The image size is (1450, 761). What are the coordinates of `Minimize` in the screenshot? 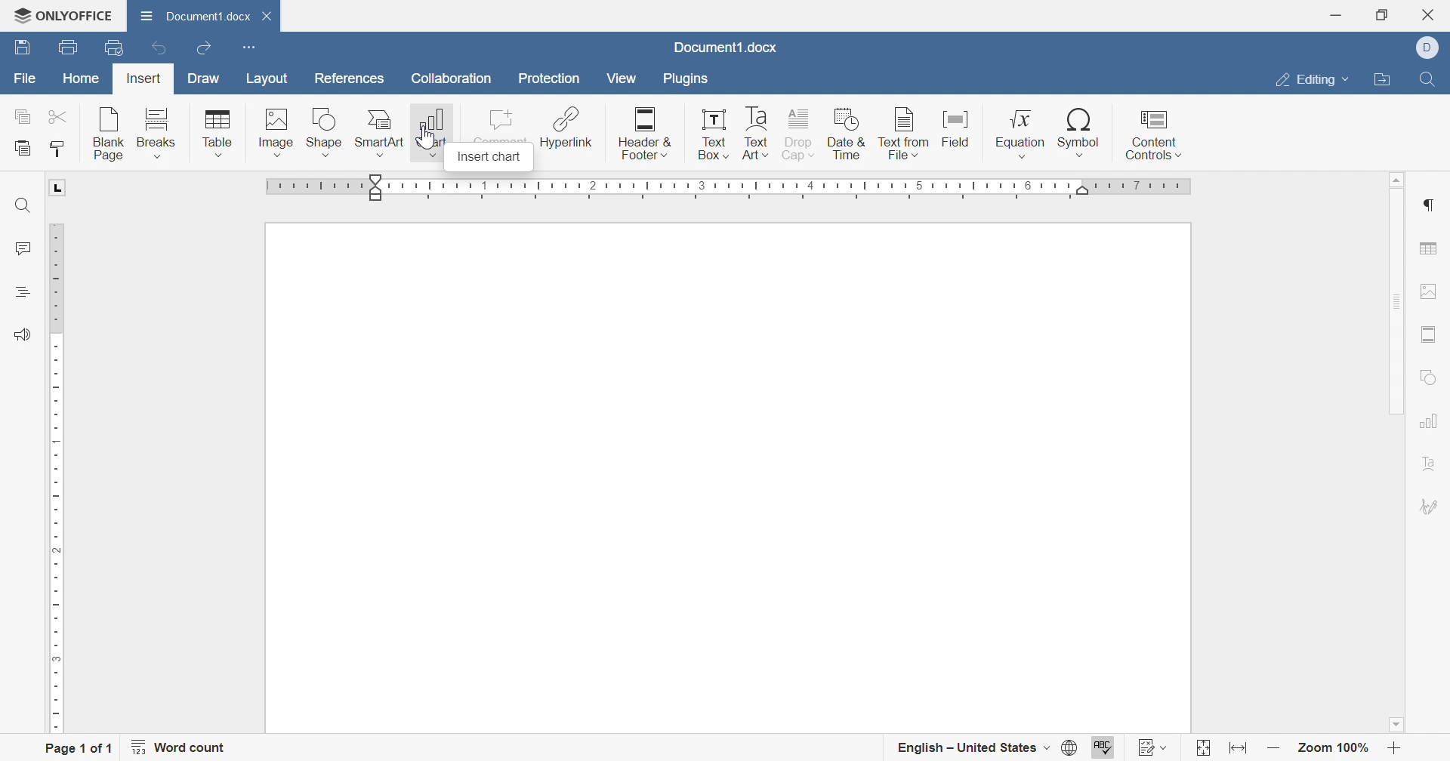 It's located at (1336, 17).